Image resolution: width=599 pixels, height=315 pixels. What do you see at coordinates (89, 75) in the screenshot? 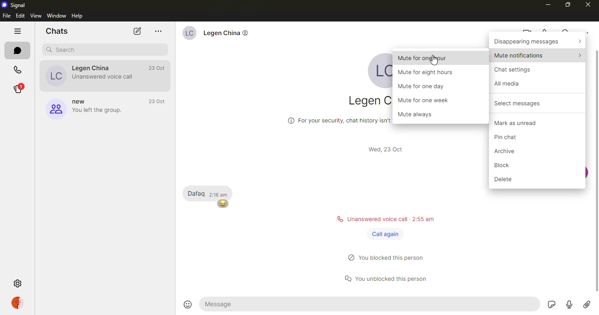
I see `contact` at bounding box center [89, 75].